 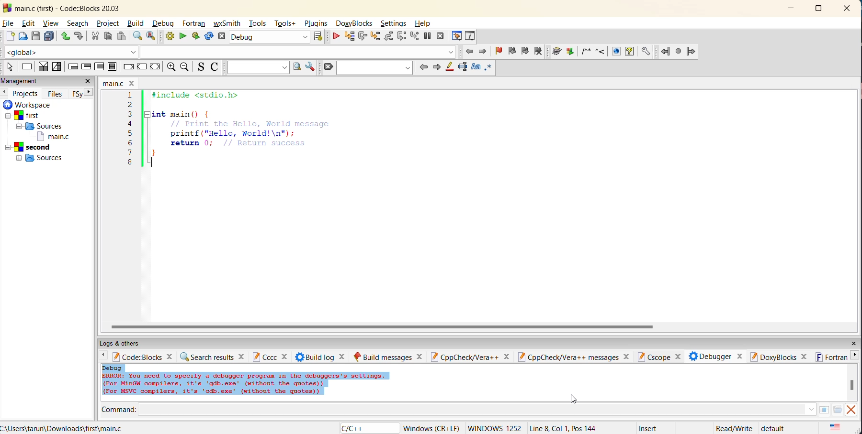 I want to click on save, so click(x=36, y=36).